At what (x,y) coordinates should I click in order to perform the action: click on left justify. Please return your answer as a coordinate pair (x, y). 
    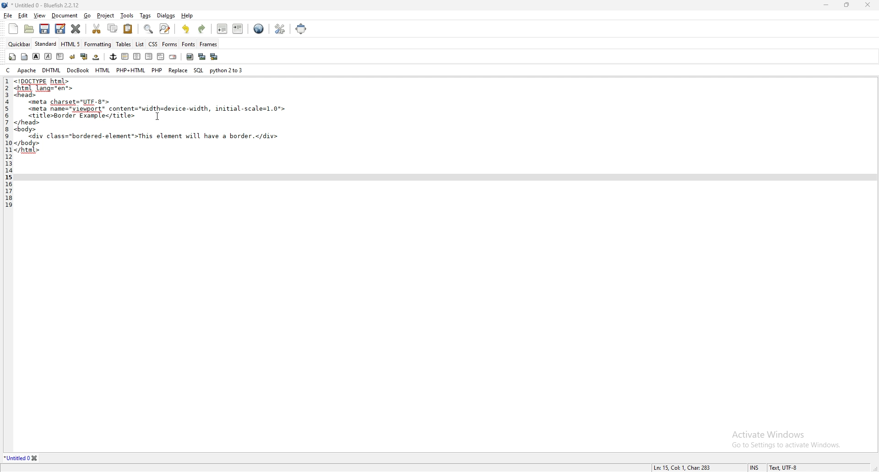
    Looking at the image, I should click on (125, 56).